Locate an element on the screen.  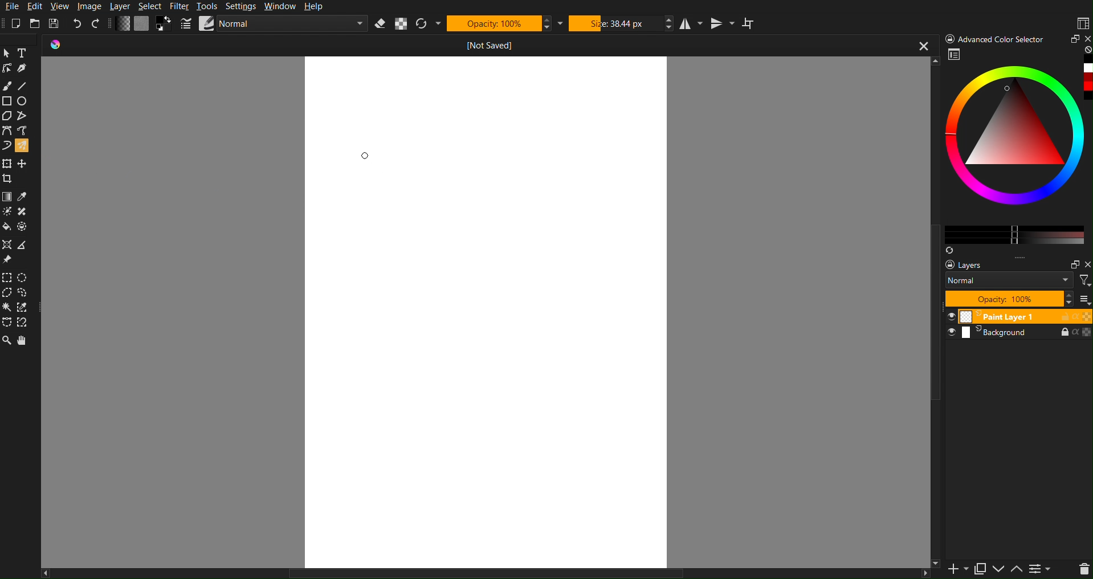
down is located at coordinates (998, 570).